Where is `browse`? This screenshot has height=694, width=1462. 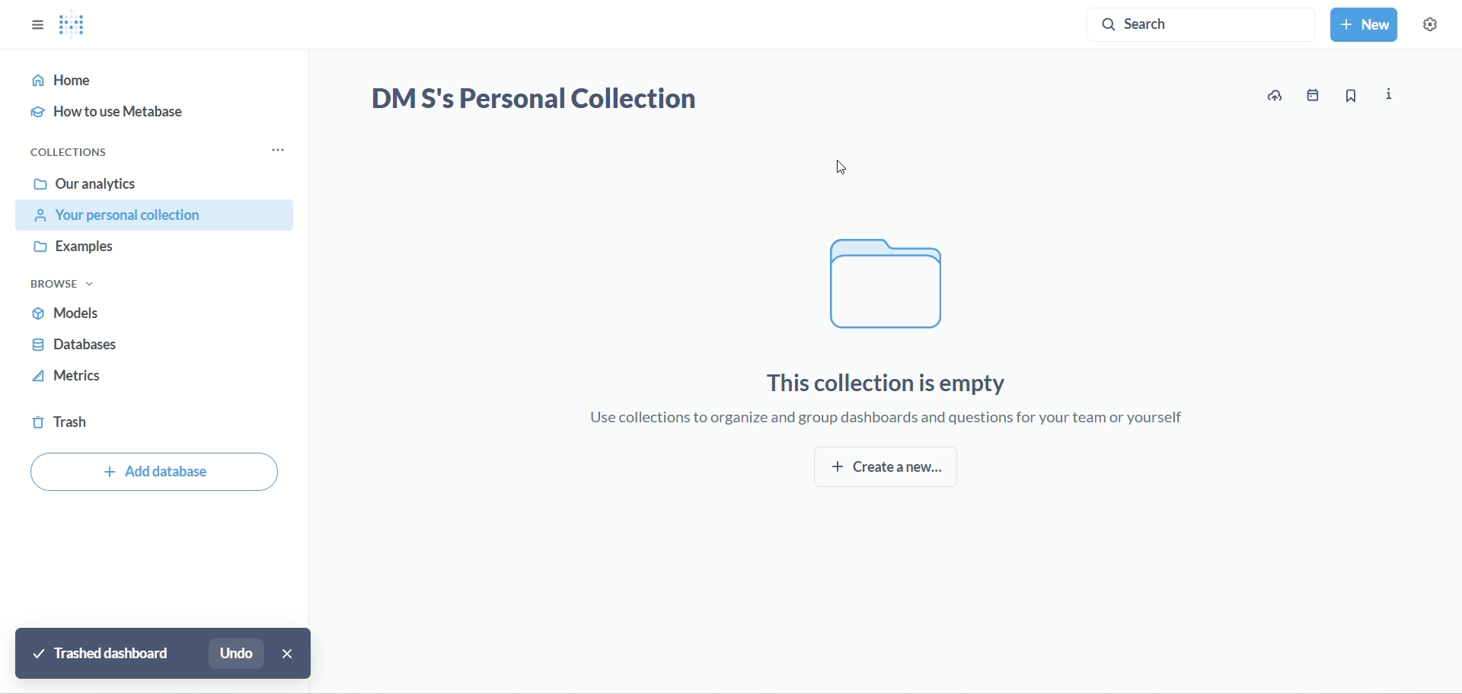
browse is located at coordinates (69, 285).